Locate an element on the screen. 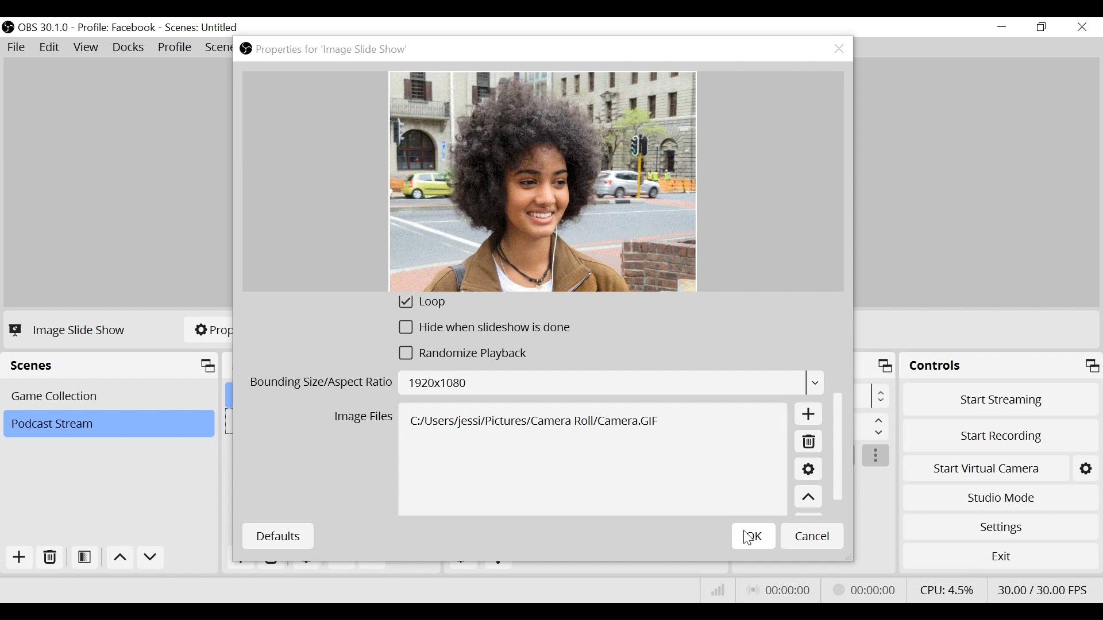 This screenshot has height=620, width=1103. Add is located at coordinates (809, 416).